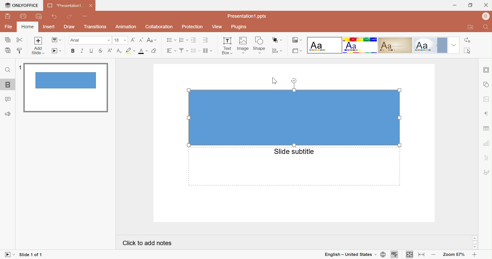 This screenshot has height=259, width=492. Describe the element at coordinates (84, 16) in the screenshot. I see `Customize Quick Access Toolbar` at that location.